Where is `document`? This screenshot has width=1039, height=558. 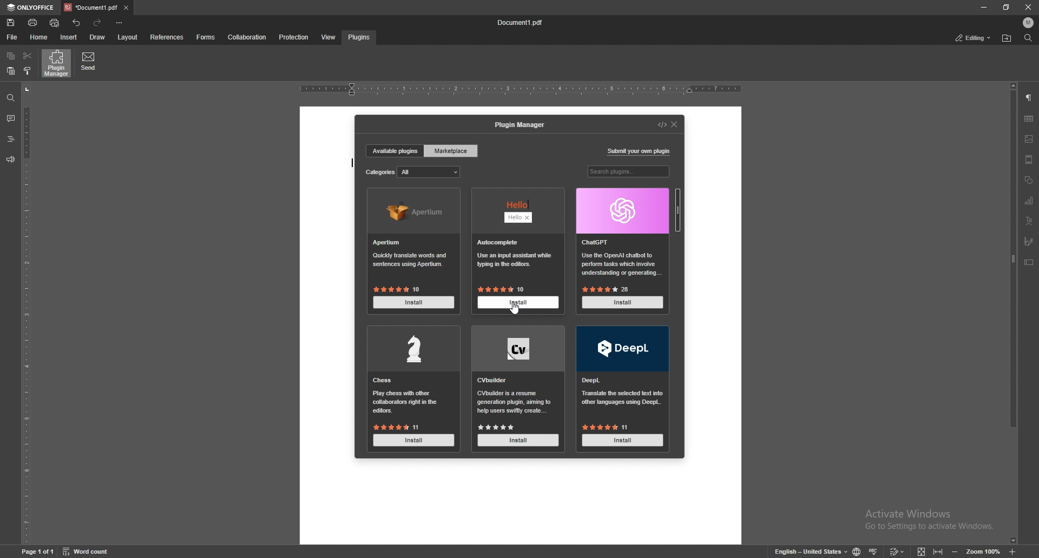 document is located at coordinates (327, 325).